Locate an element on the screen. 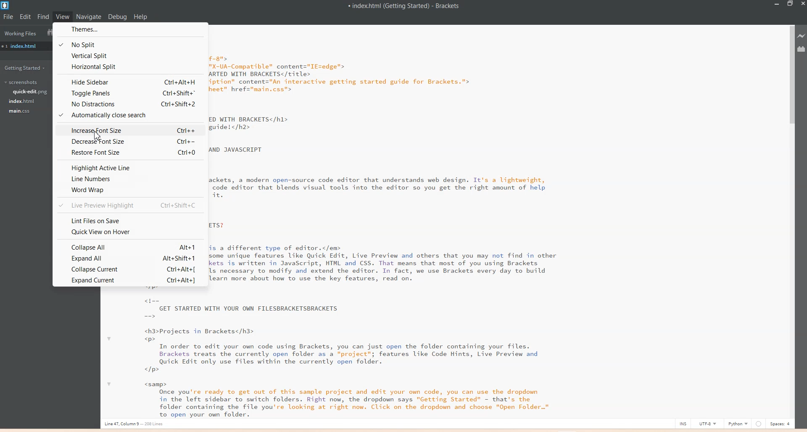 The width and height of the screenshot is (807, 432). Minimize is located at coordinates (778, 4).